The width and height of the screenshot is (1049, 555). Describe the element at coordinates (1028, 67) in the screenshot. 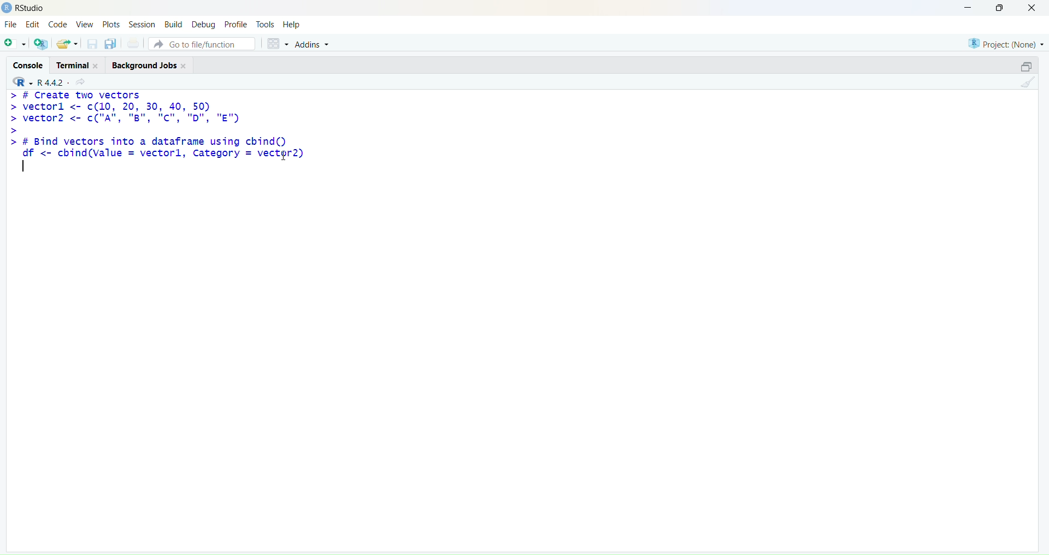

I see `minimize` at that location.